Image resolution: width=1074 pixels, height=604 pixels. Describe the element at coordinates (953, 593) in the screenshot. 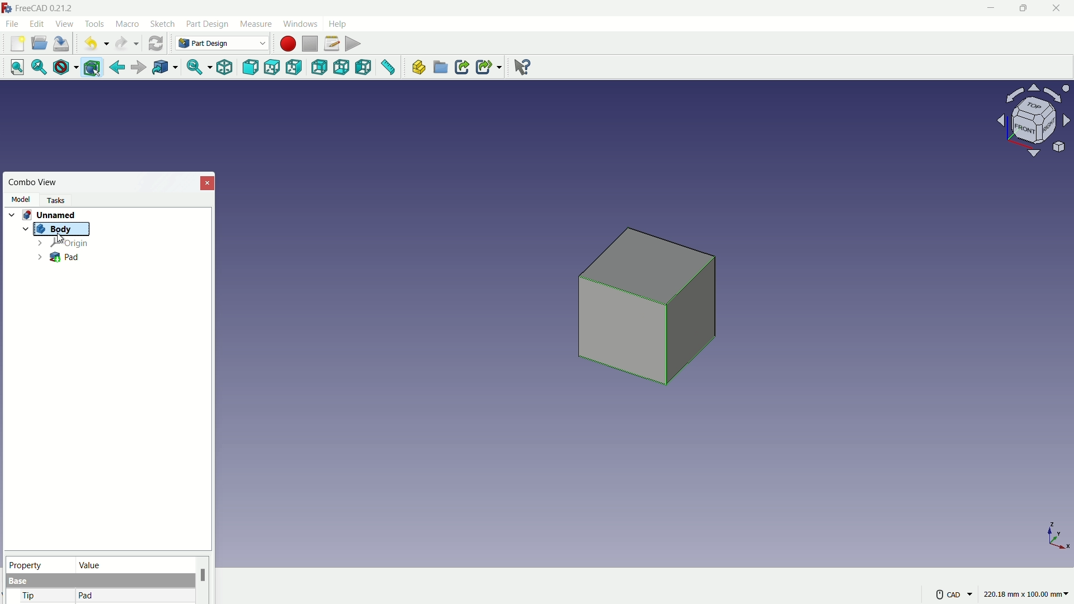

I see `CAD` at that location.